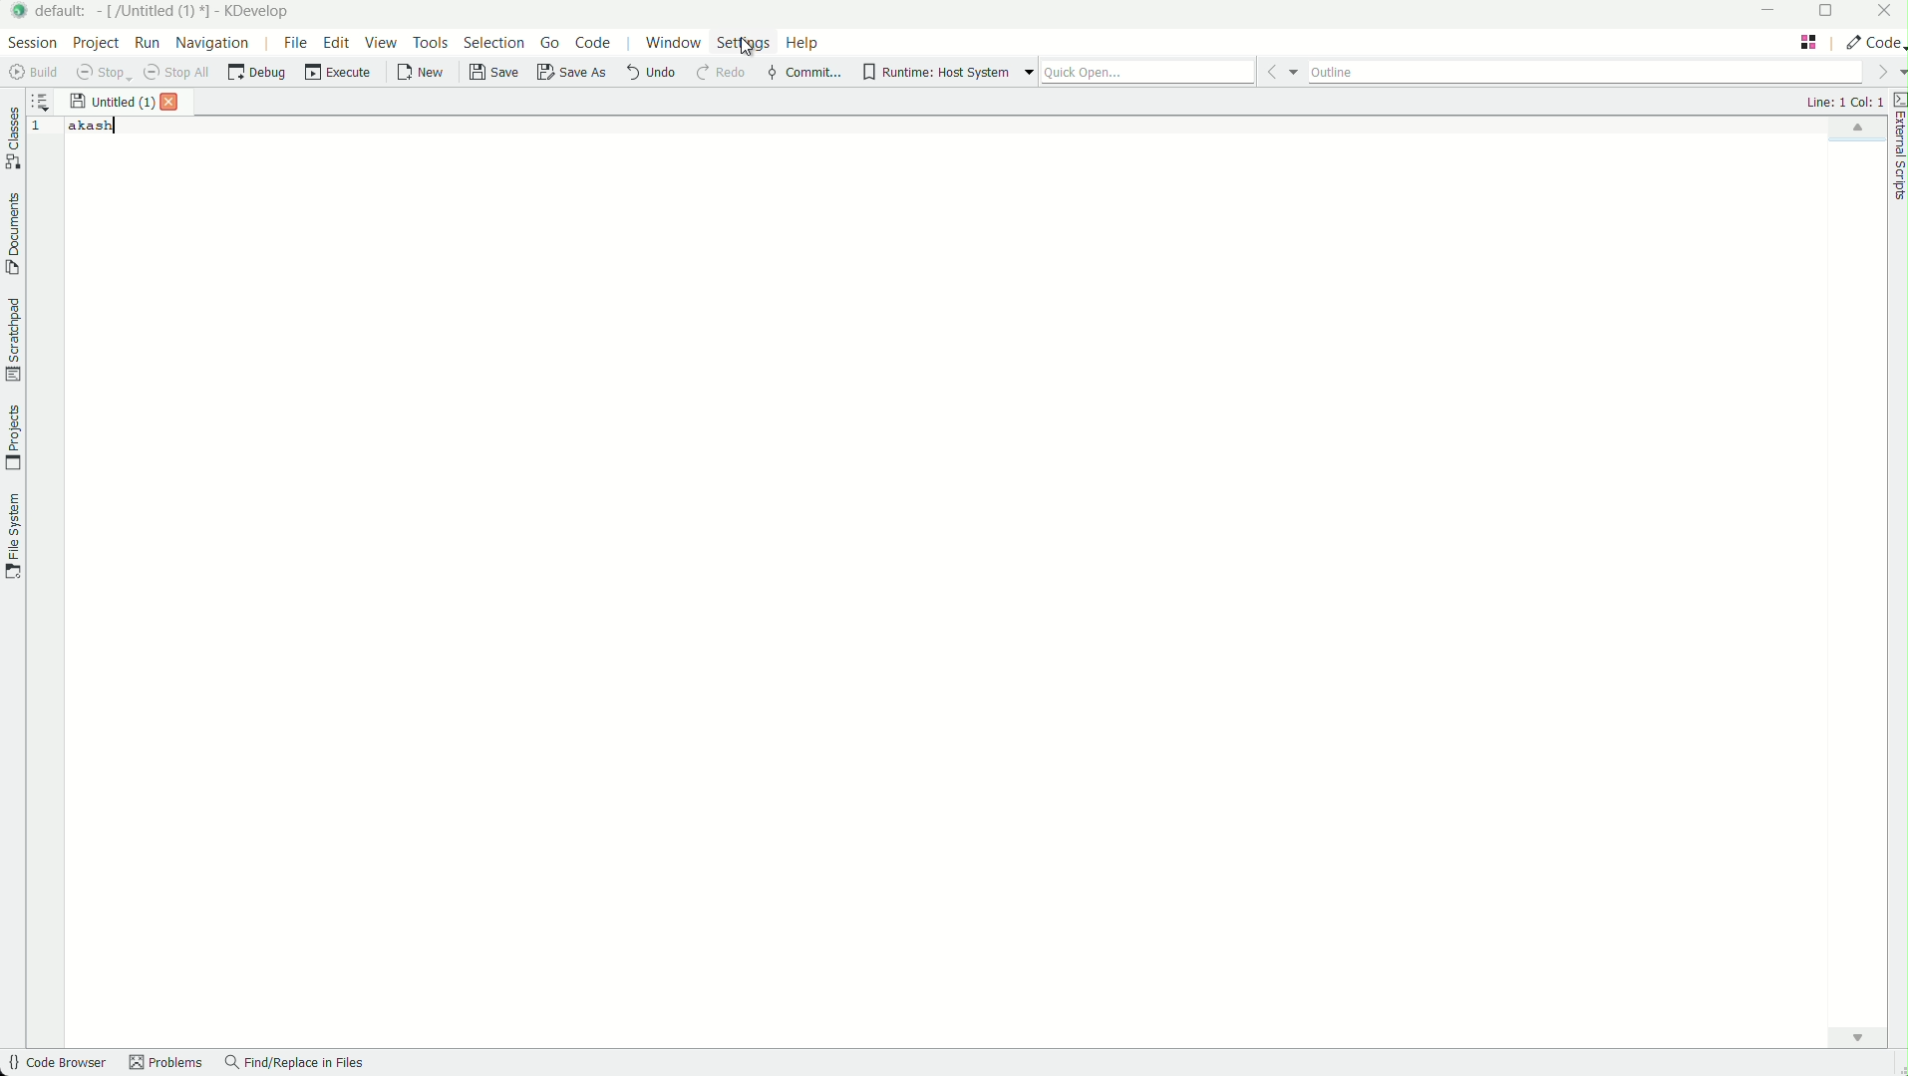  I want to click on stop all, so click(179, 73).